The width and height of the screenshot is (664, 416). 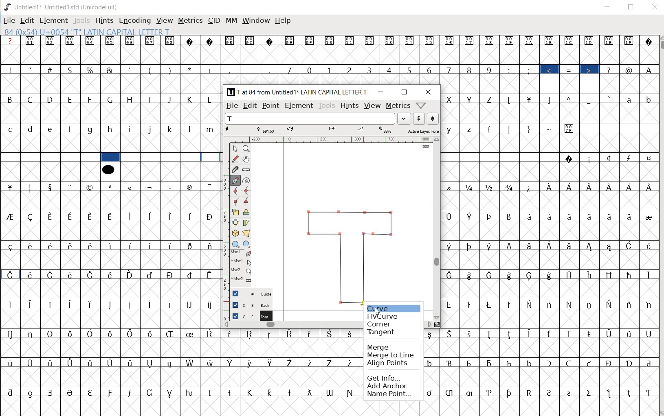 What do you see at coordinates (451, 392) in the screenshot?
I see `Symbol` at bounding box center [451, 392].